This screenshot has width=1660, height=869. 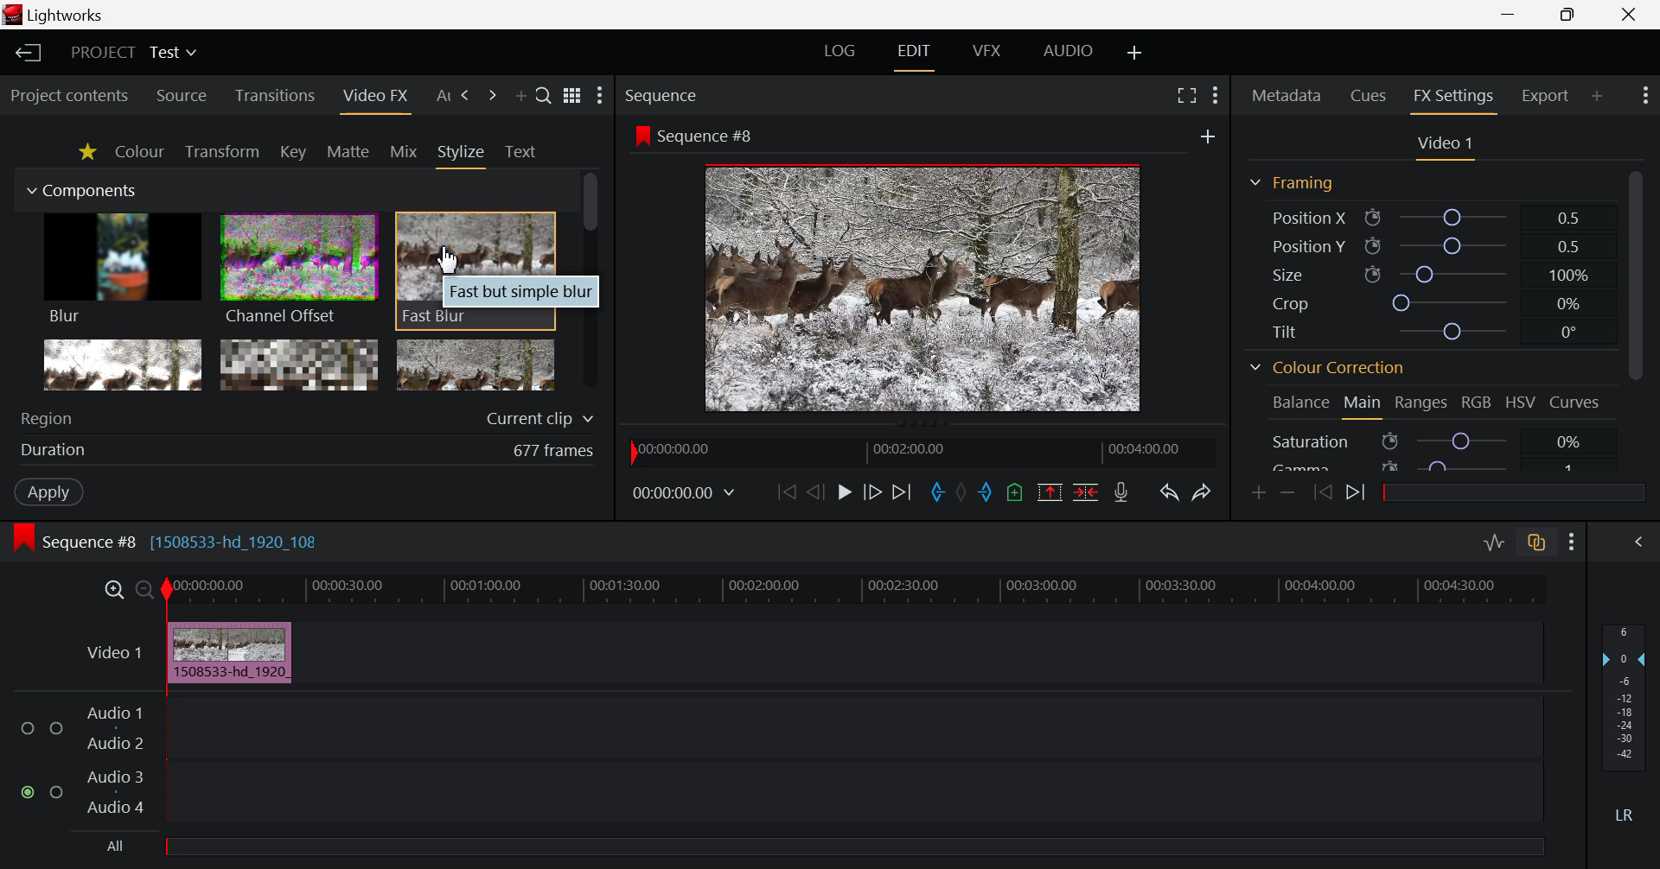 I want to click on Delete/Cut, so click(x=1088, y=492).